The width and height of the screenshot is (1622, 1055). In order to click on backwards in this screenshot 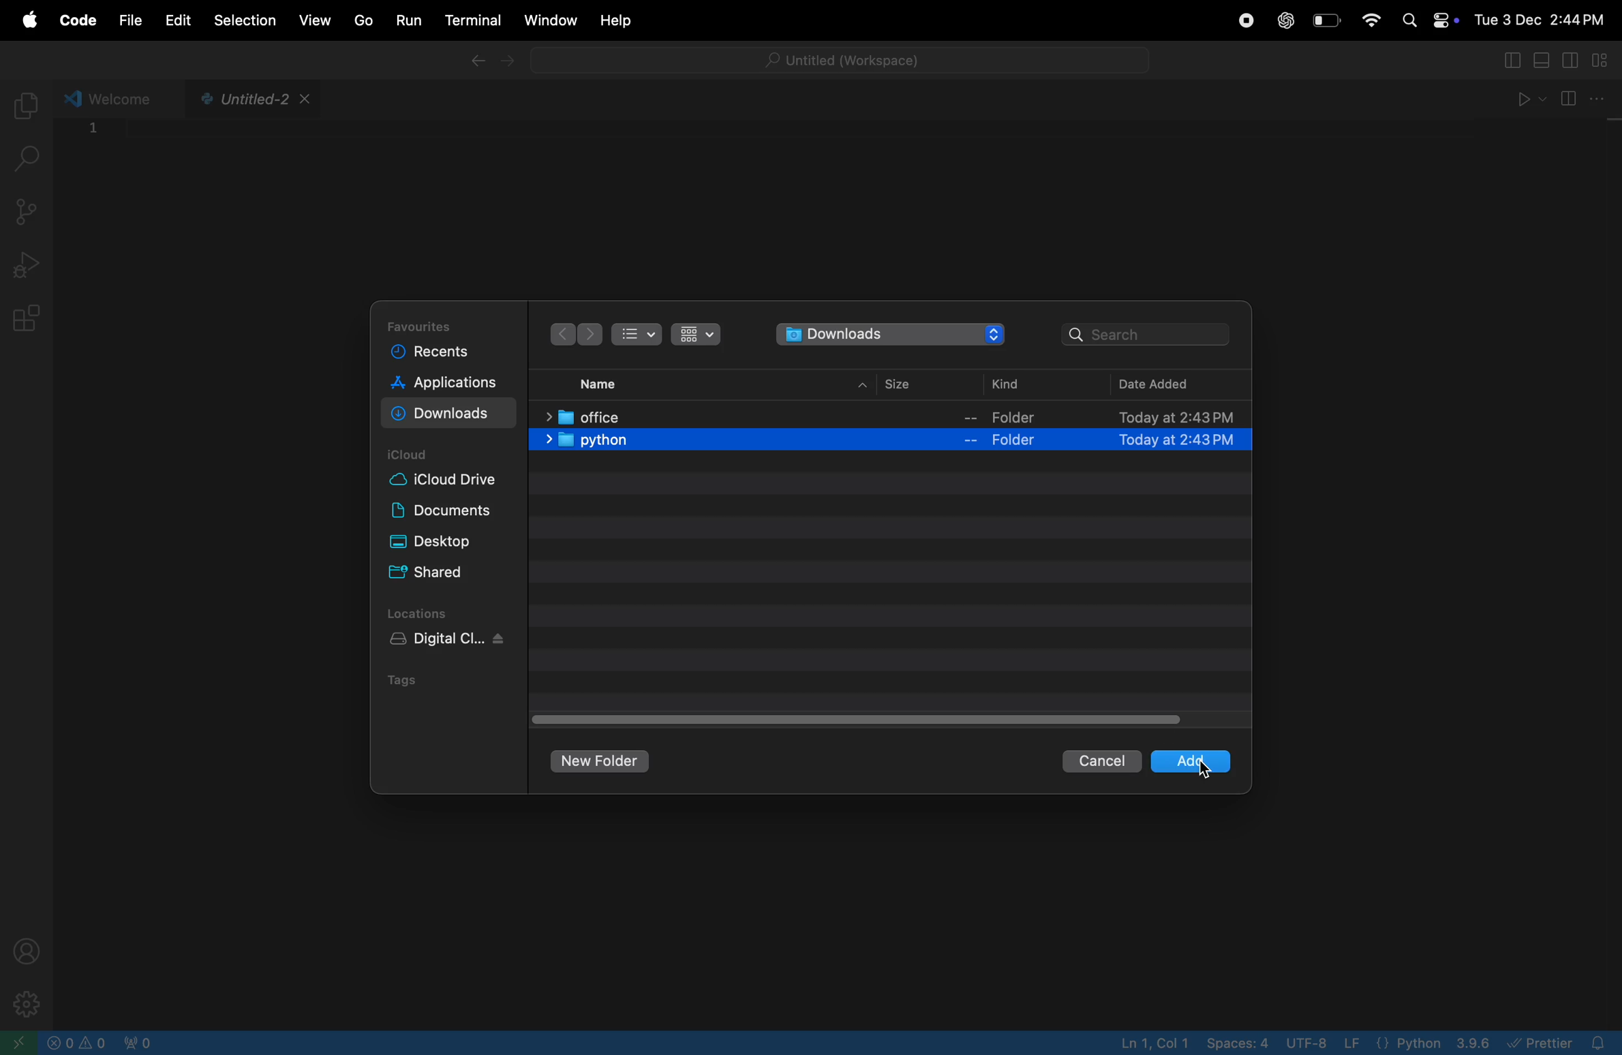, I will do `click(560, 333)`.